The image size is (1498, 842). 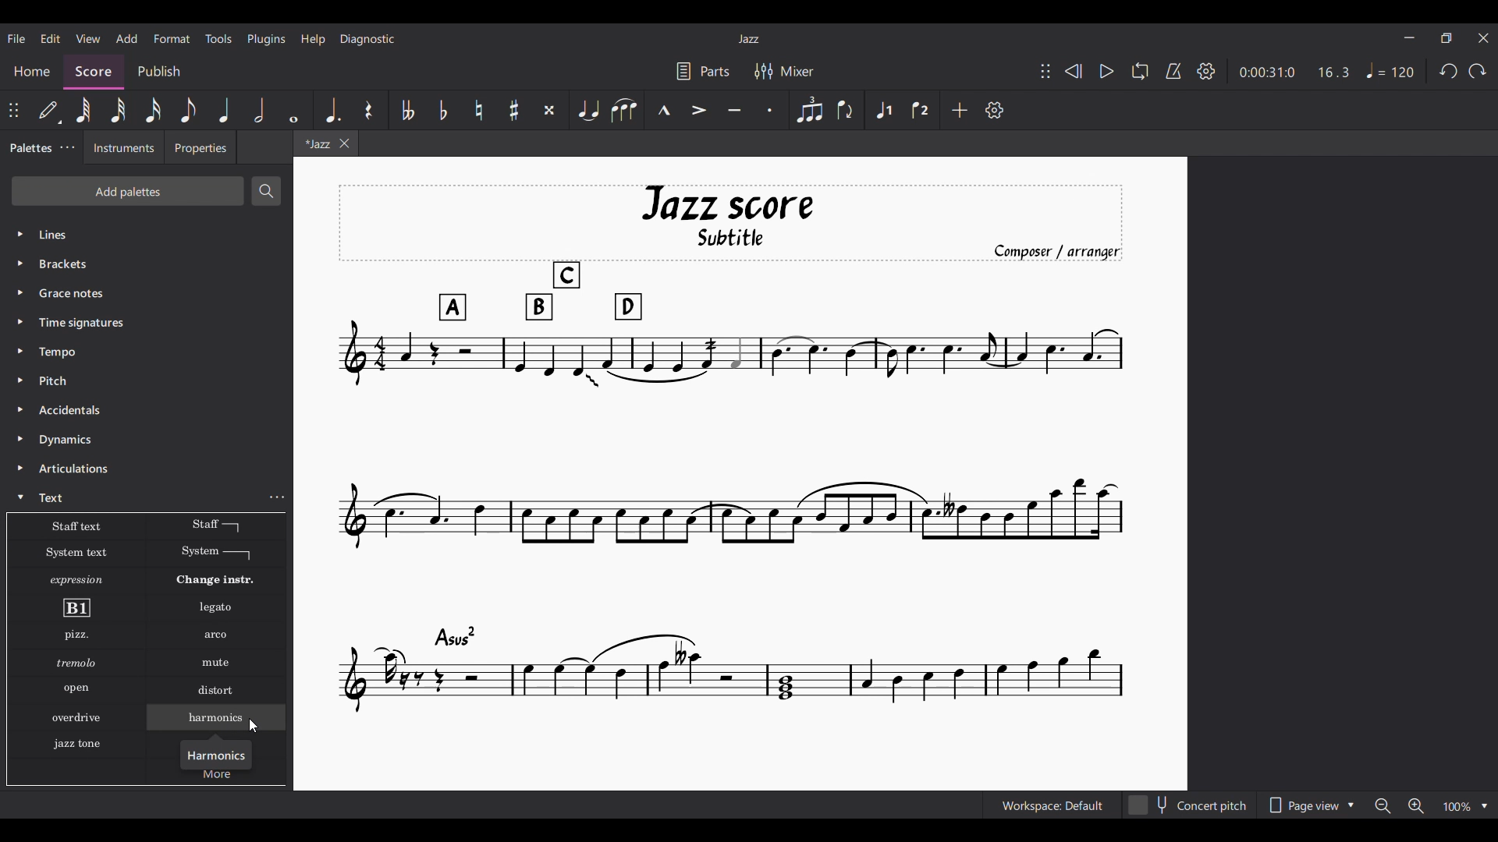 I want to click on Test, so click(x=55, y=497).